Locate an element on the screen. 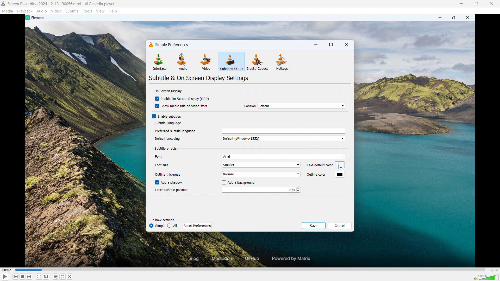  Close  is located at coordinates (492, 4).